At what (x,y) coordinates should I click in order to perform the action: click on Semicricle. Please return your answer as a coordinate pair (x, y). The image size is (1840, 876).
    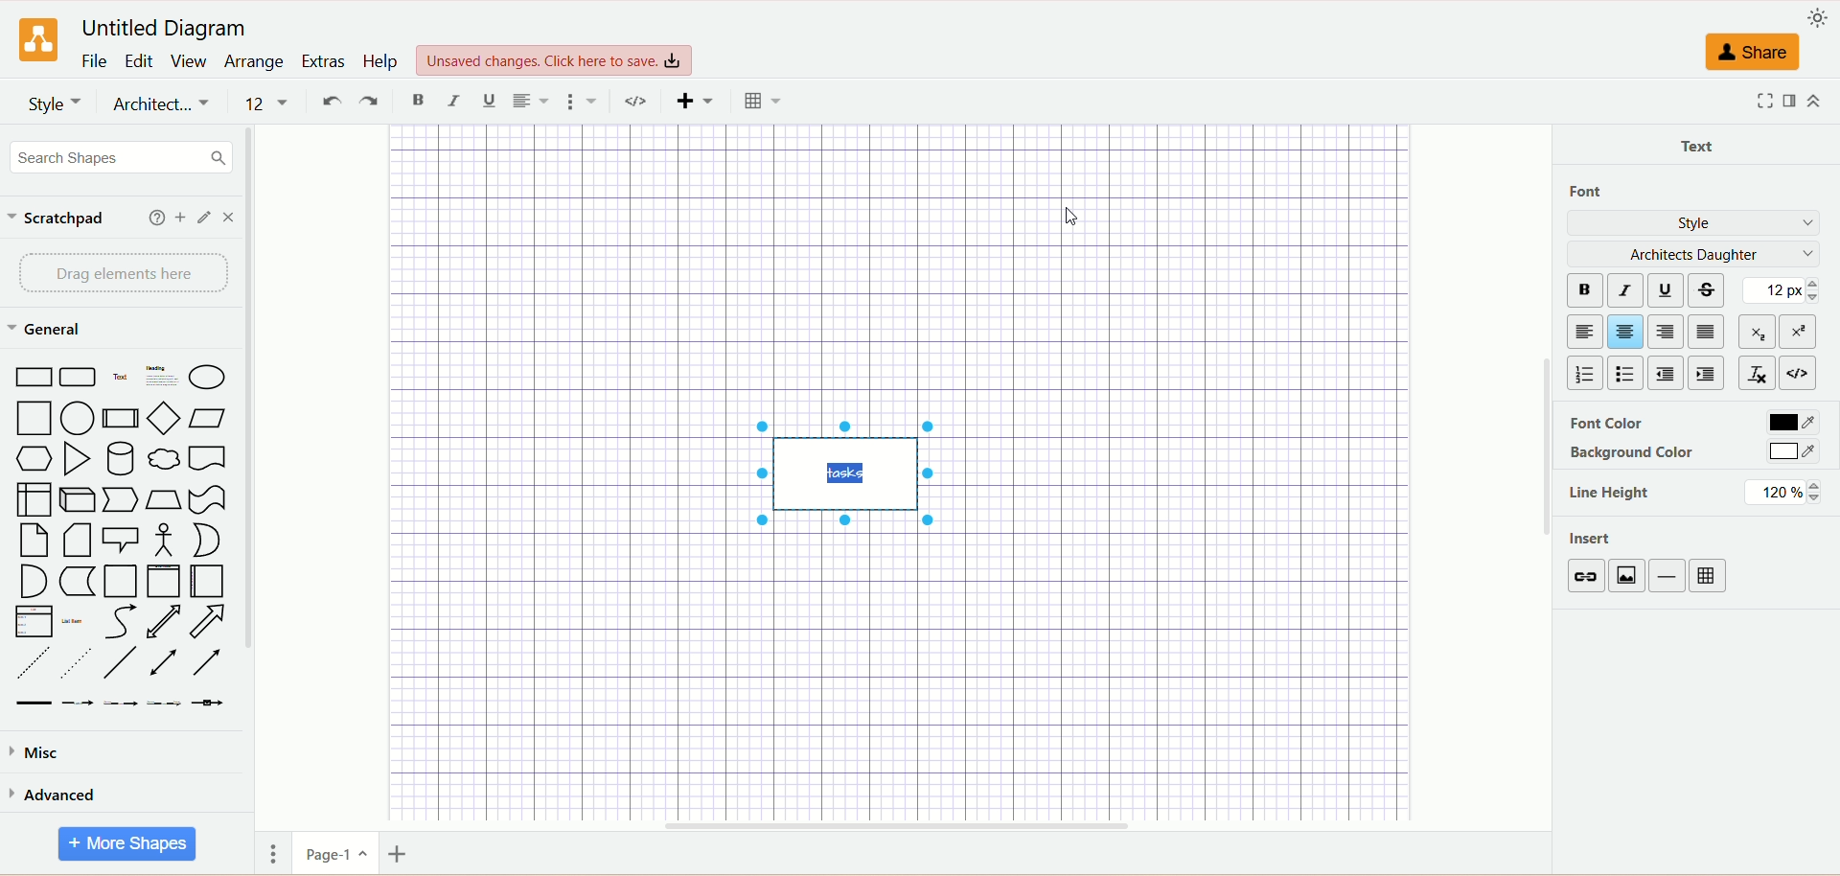
    Looking at the image, I should click on (34, 582).